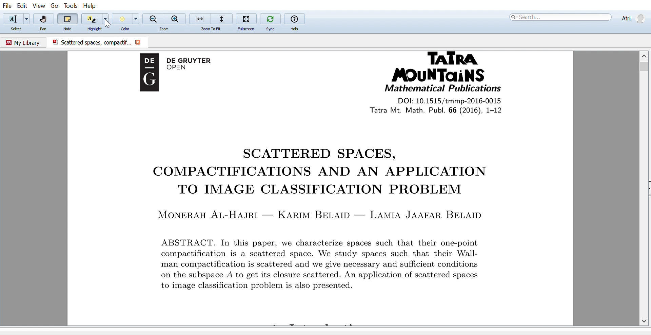 The image size is (651, 335). Describe the element at coordinates (138, 43) in the screenshot. I see `Close current document` at that location.